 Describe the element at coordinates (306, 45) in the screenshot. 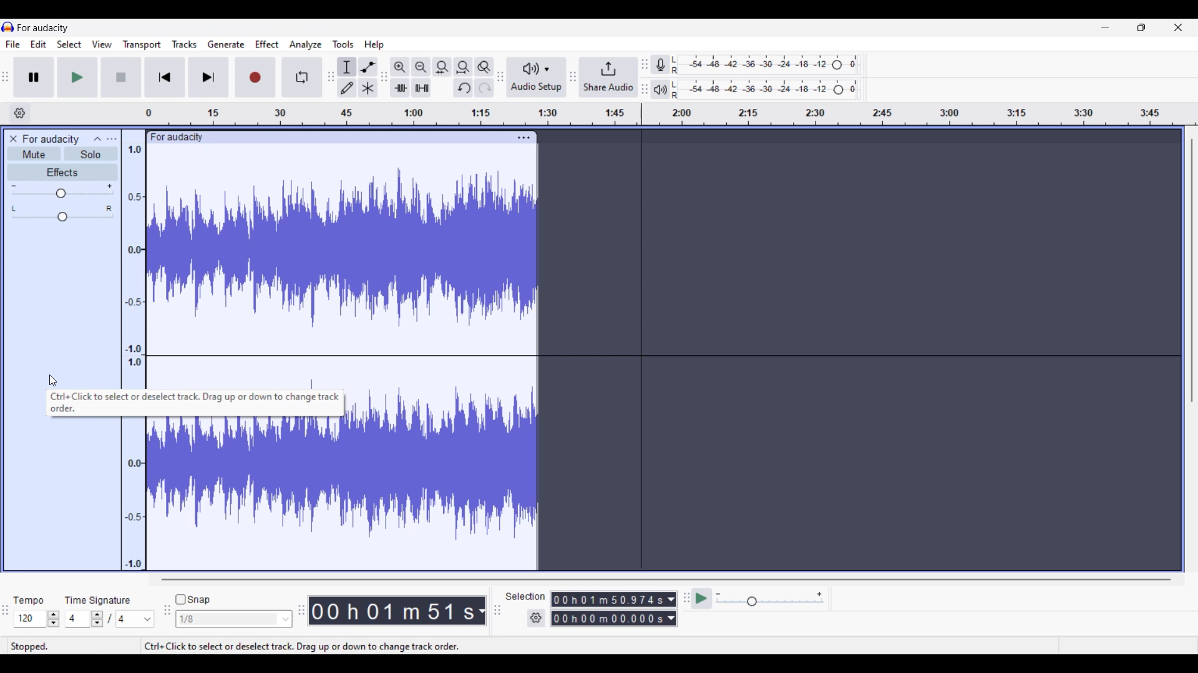

I see `Analyze menu` at that location.